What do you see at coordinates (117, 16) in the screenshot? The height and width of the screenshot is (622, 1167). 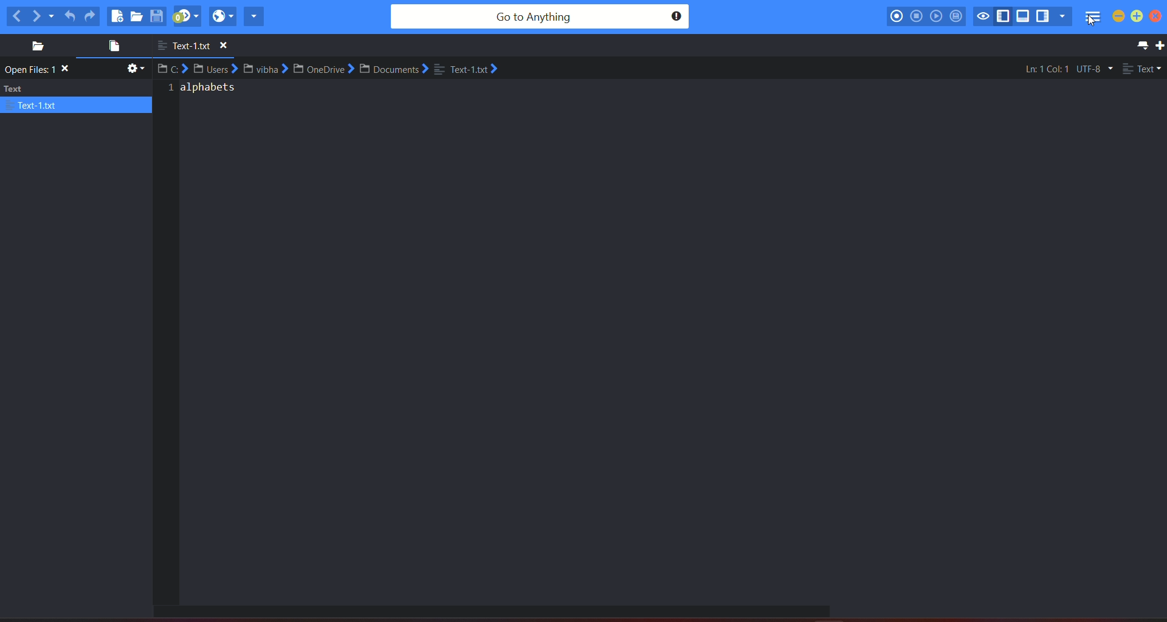 I see `new file` at bounding box center [117, 16].